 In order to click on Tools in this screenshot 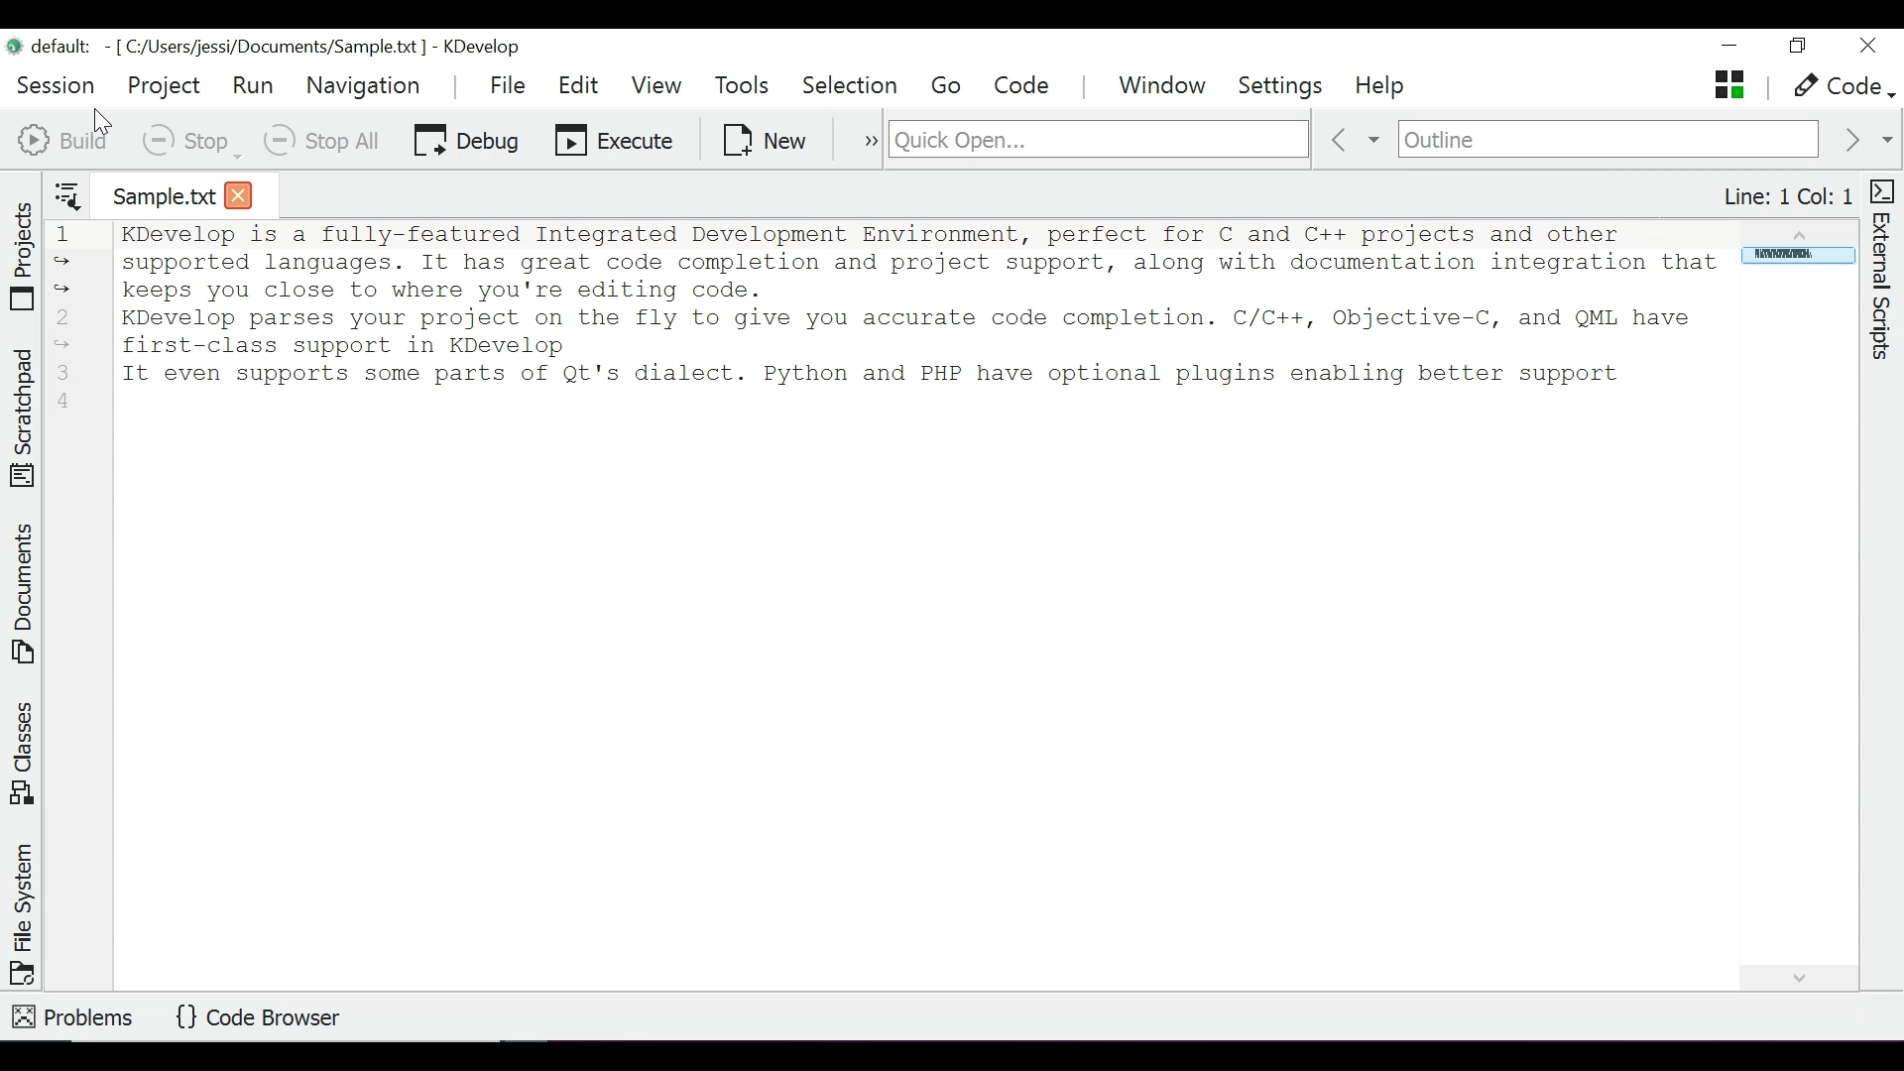, I will do `click(746, 84)`.